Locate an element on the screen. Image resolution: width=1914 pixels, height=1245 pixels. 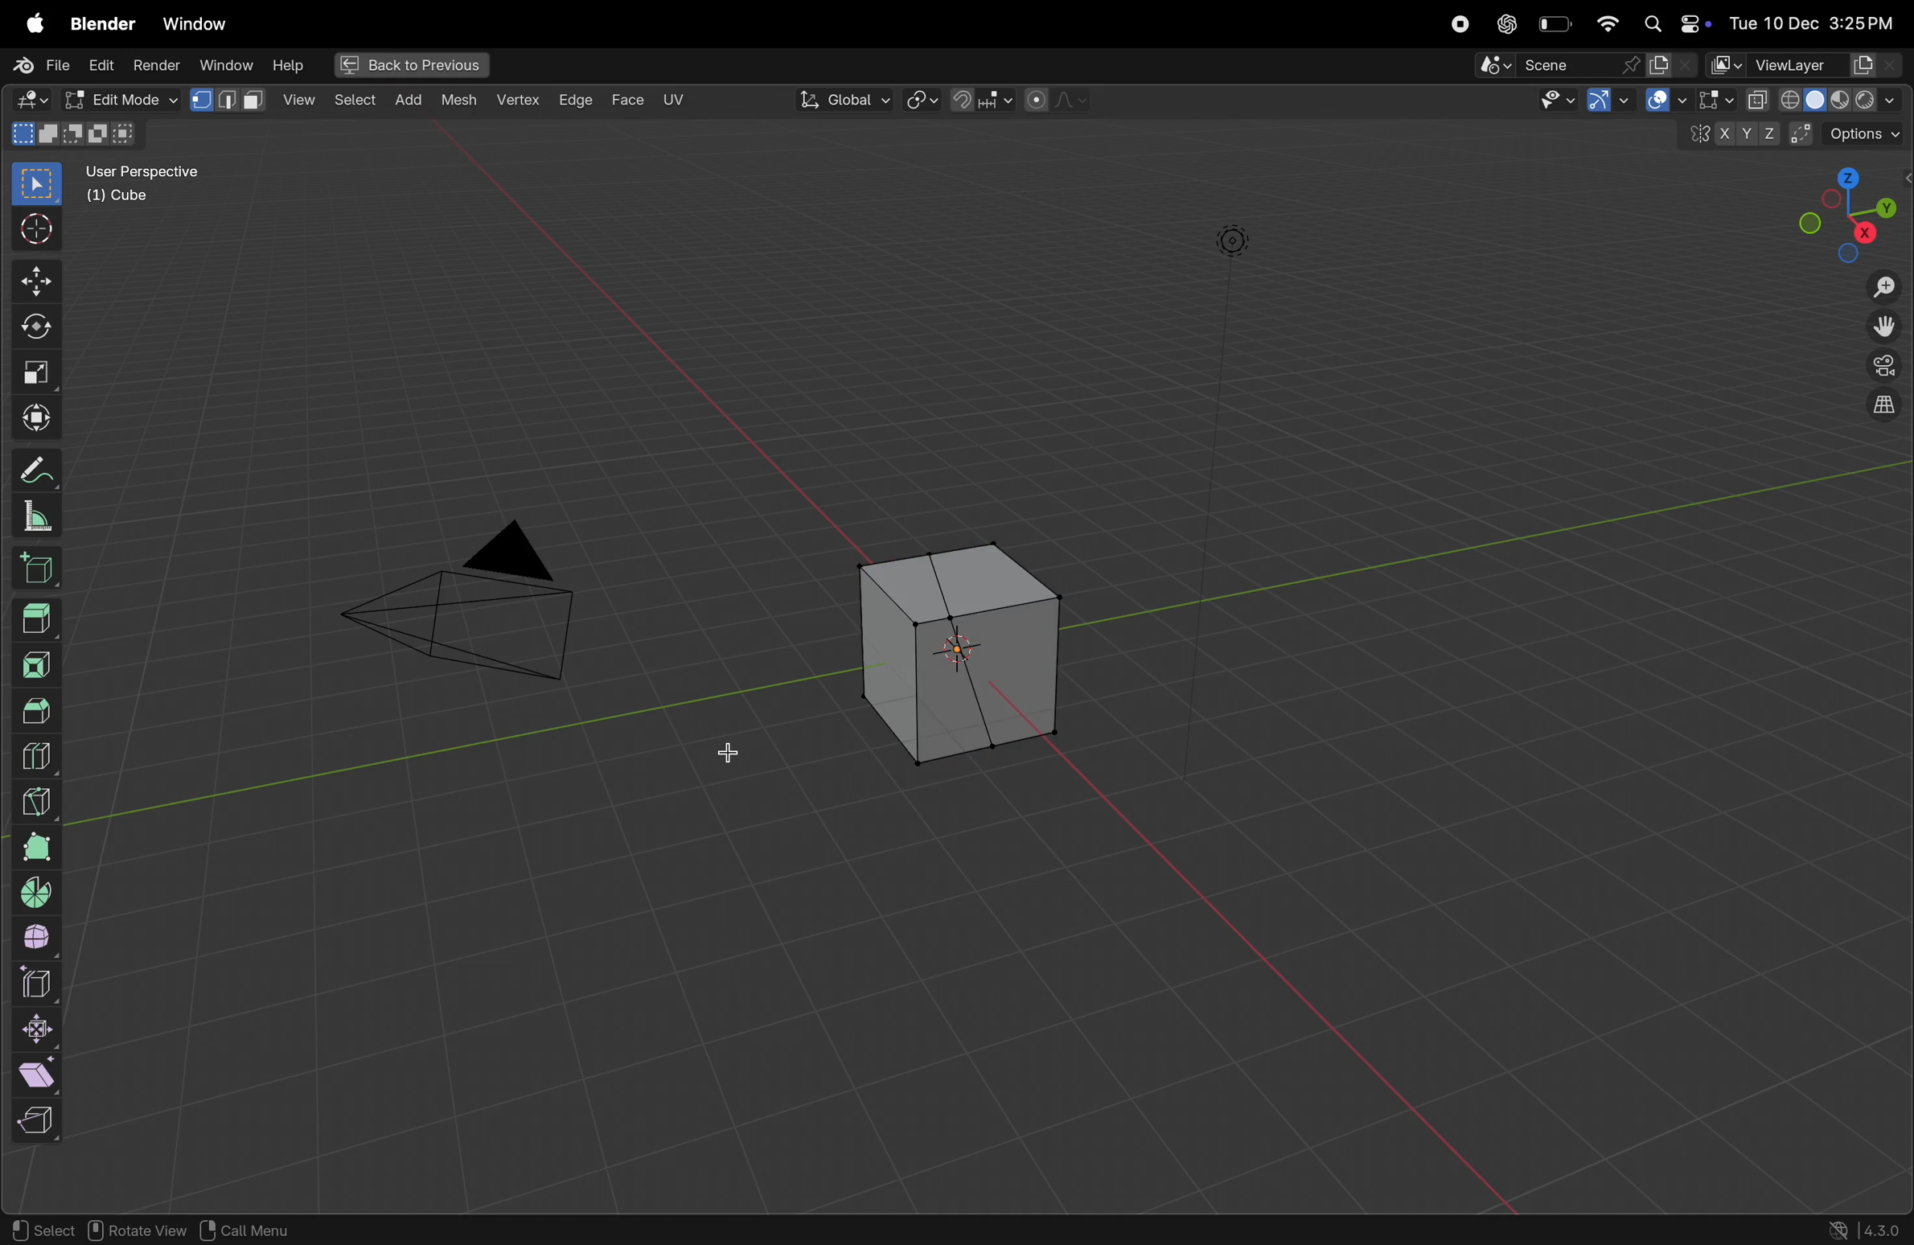
annotate is located at coordinates (35, 473).